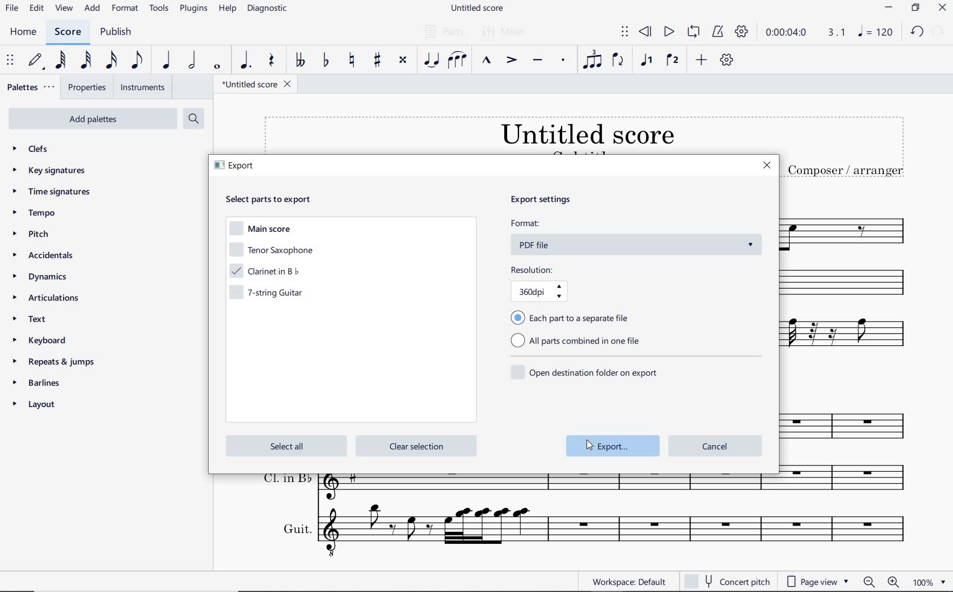 Image resolution: width=953 pixels, height=592 pixels. What do you see at coordinates (193, 118) in the screenshot?
I see `search palettes` at bounding box center [193, 118].